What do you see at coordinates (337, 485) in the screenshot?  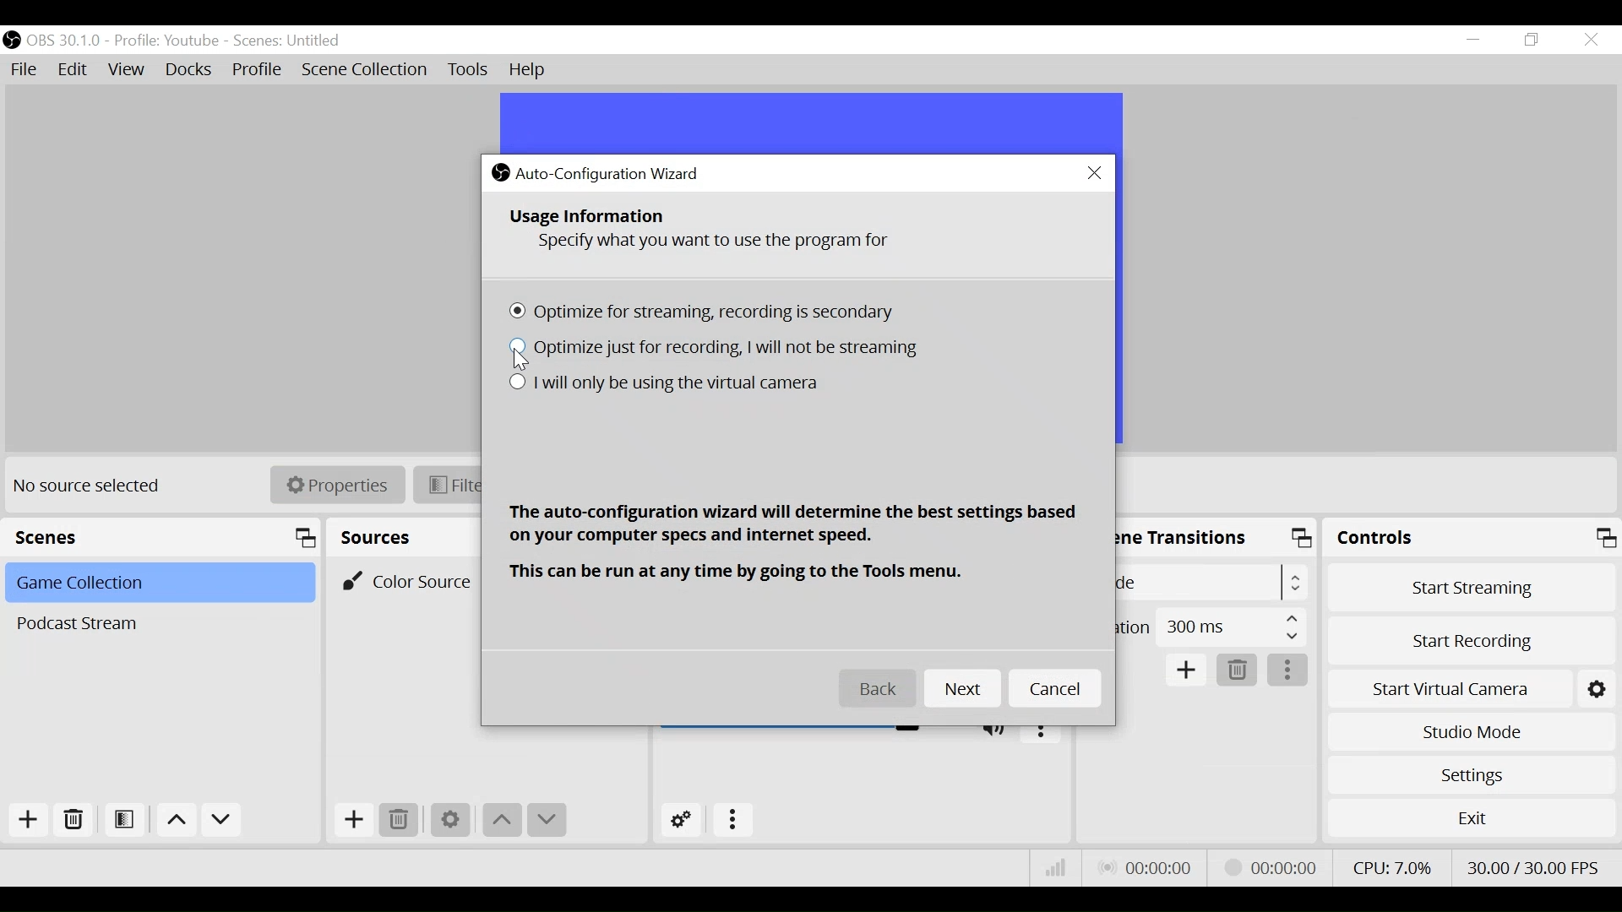 I see `Properties` at bounding box center [337, 485].